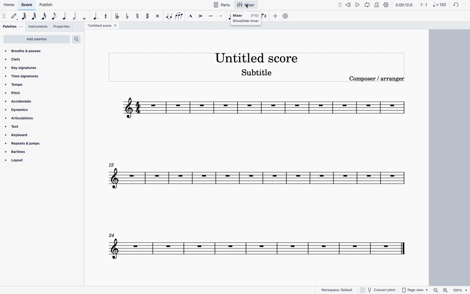 Image resolution: width=470 pixels, height=294 pixels. I want to click on score title, so click(257, 56).